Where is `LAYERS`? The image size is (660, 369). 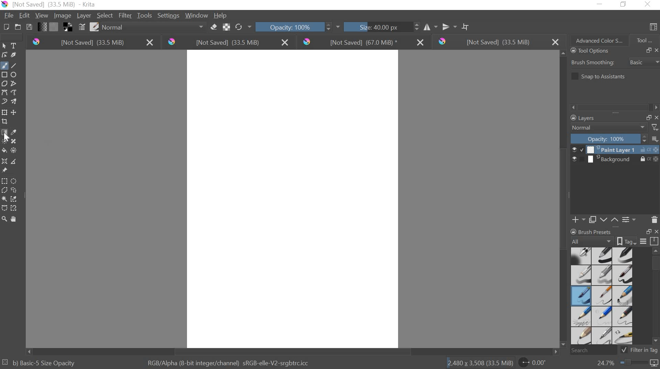 LAYERS is located at coordinates (581, 118).